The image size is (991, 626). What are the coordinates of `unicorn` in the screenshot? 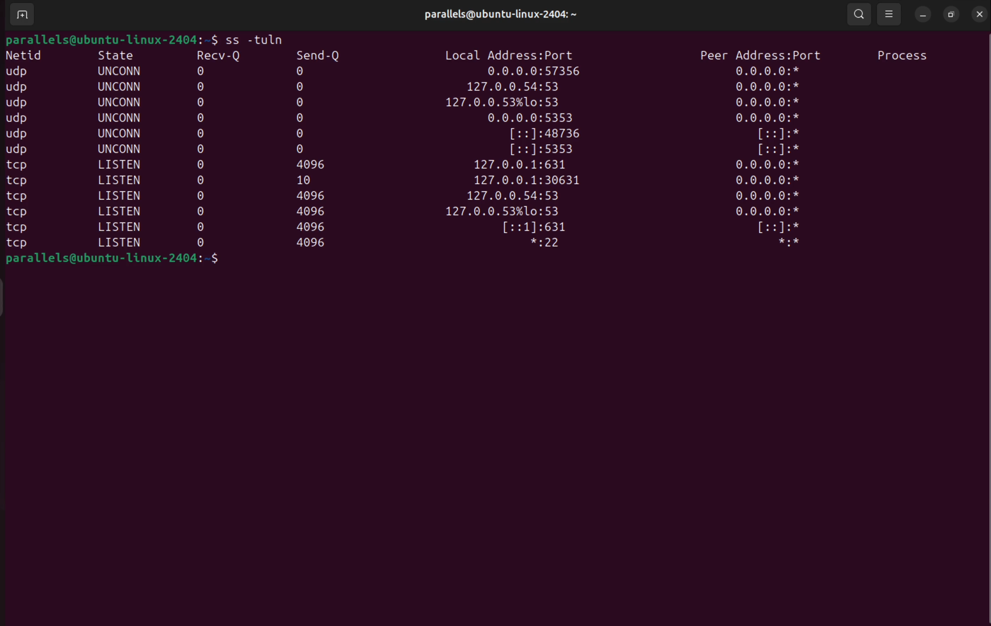 It's located at (119, 102).